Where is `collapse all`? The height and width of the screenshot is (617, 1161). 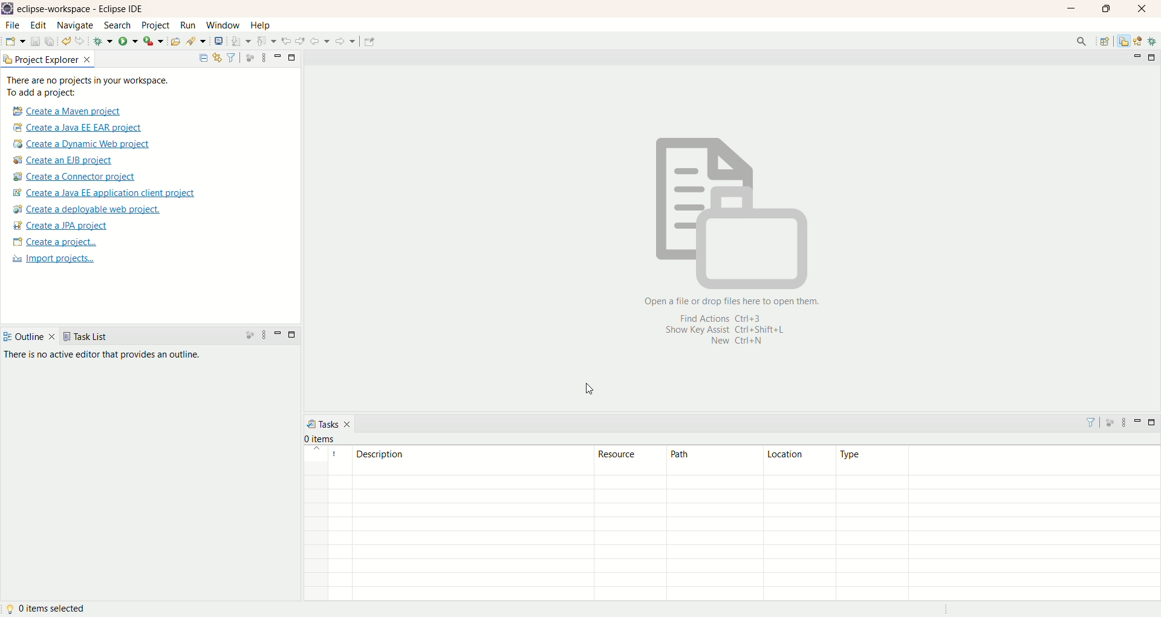
collapse all is located at coordinates (201, 58).